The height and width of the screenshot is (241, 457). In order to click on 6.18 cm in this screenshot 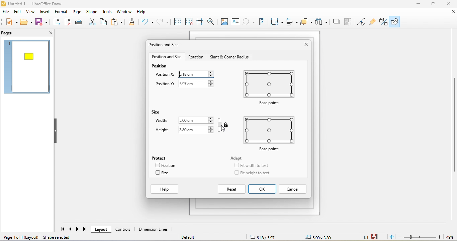, I will do `click(198, 74)`.